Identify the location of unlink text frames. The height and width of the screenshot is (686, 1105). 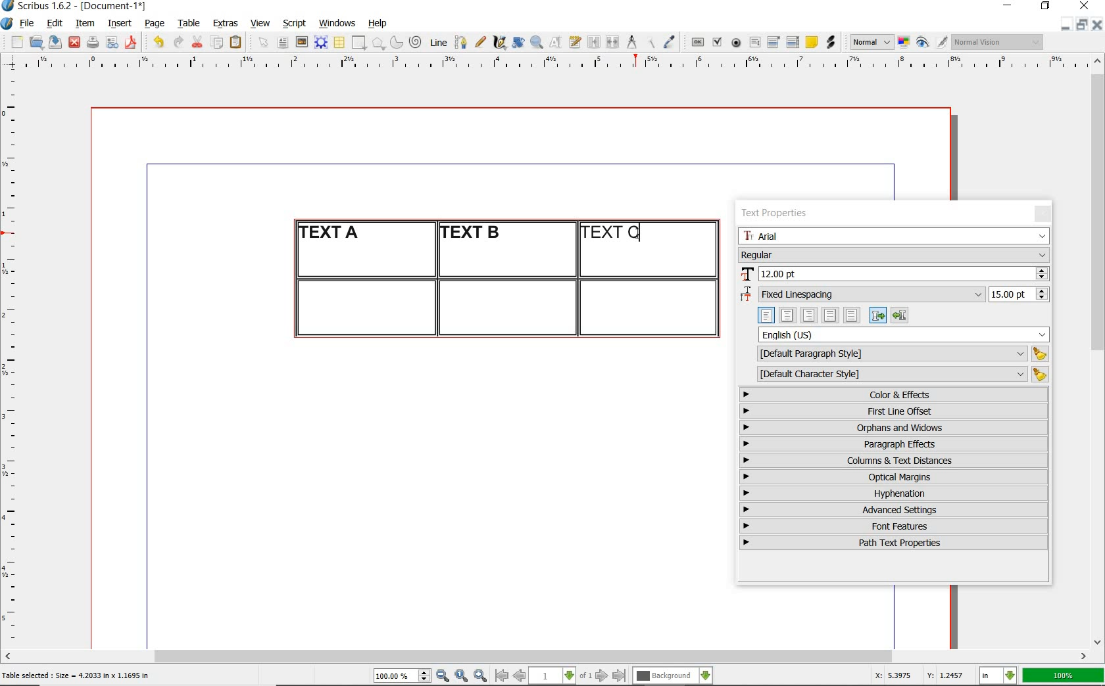
(612, 43).